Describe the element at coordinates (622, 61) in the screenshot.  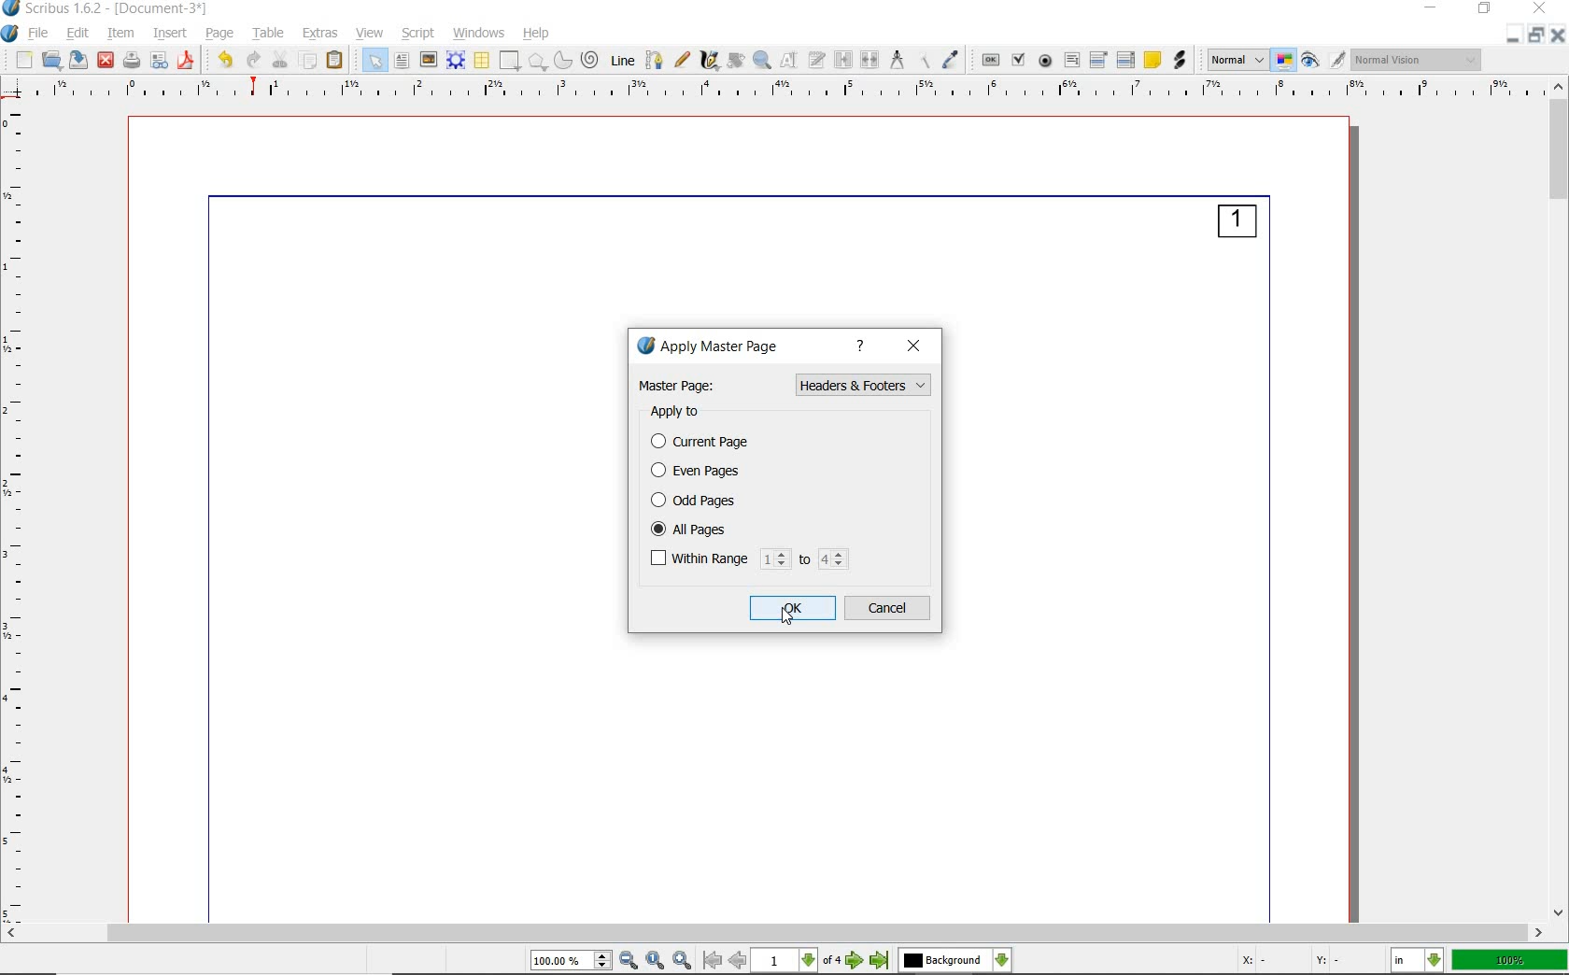
I see `line` at that location.